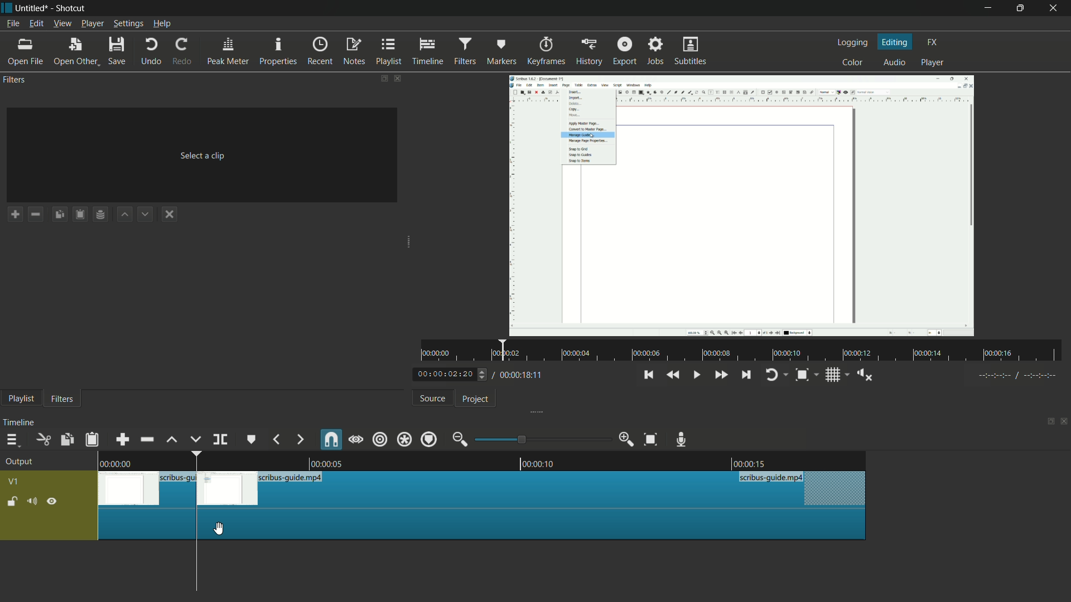 The image size is (1071, 602). What do you see at coordinates (355, 51) in the screenshot?
I see `notes` at bounding box center [355, 51].